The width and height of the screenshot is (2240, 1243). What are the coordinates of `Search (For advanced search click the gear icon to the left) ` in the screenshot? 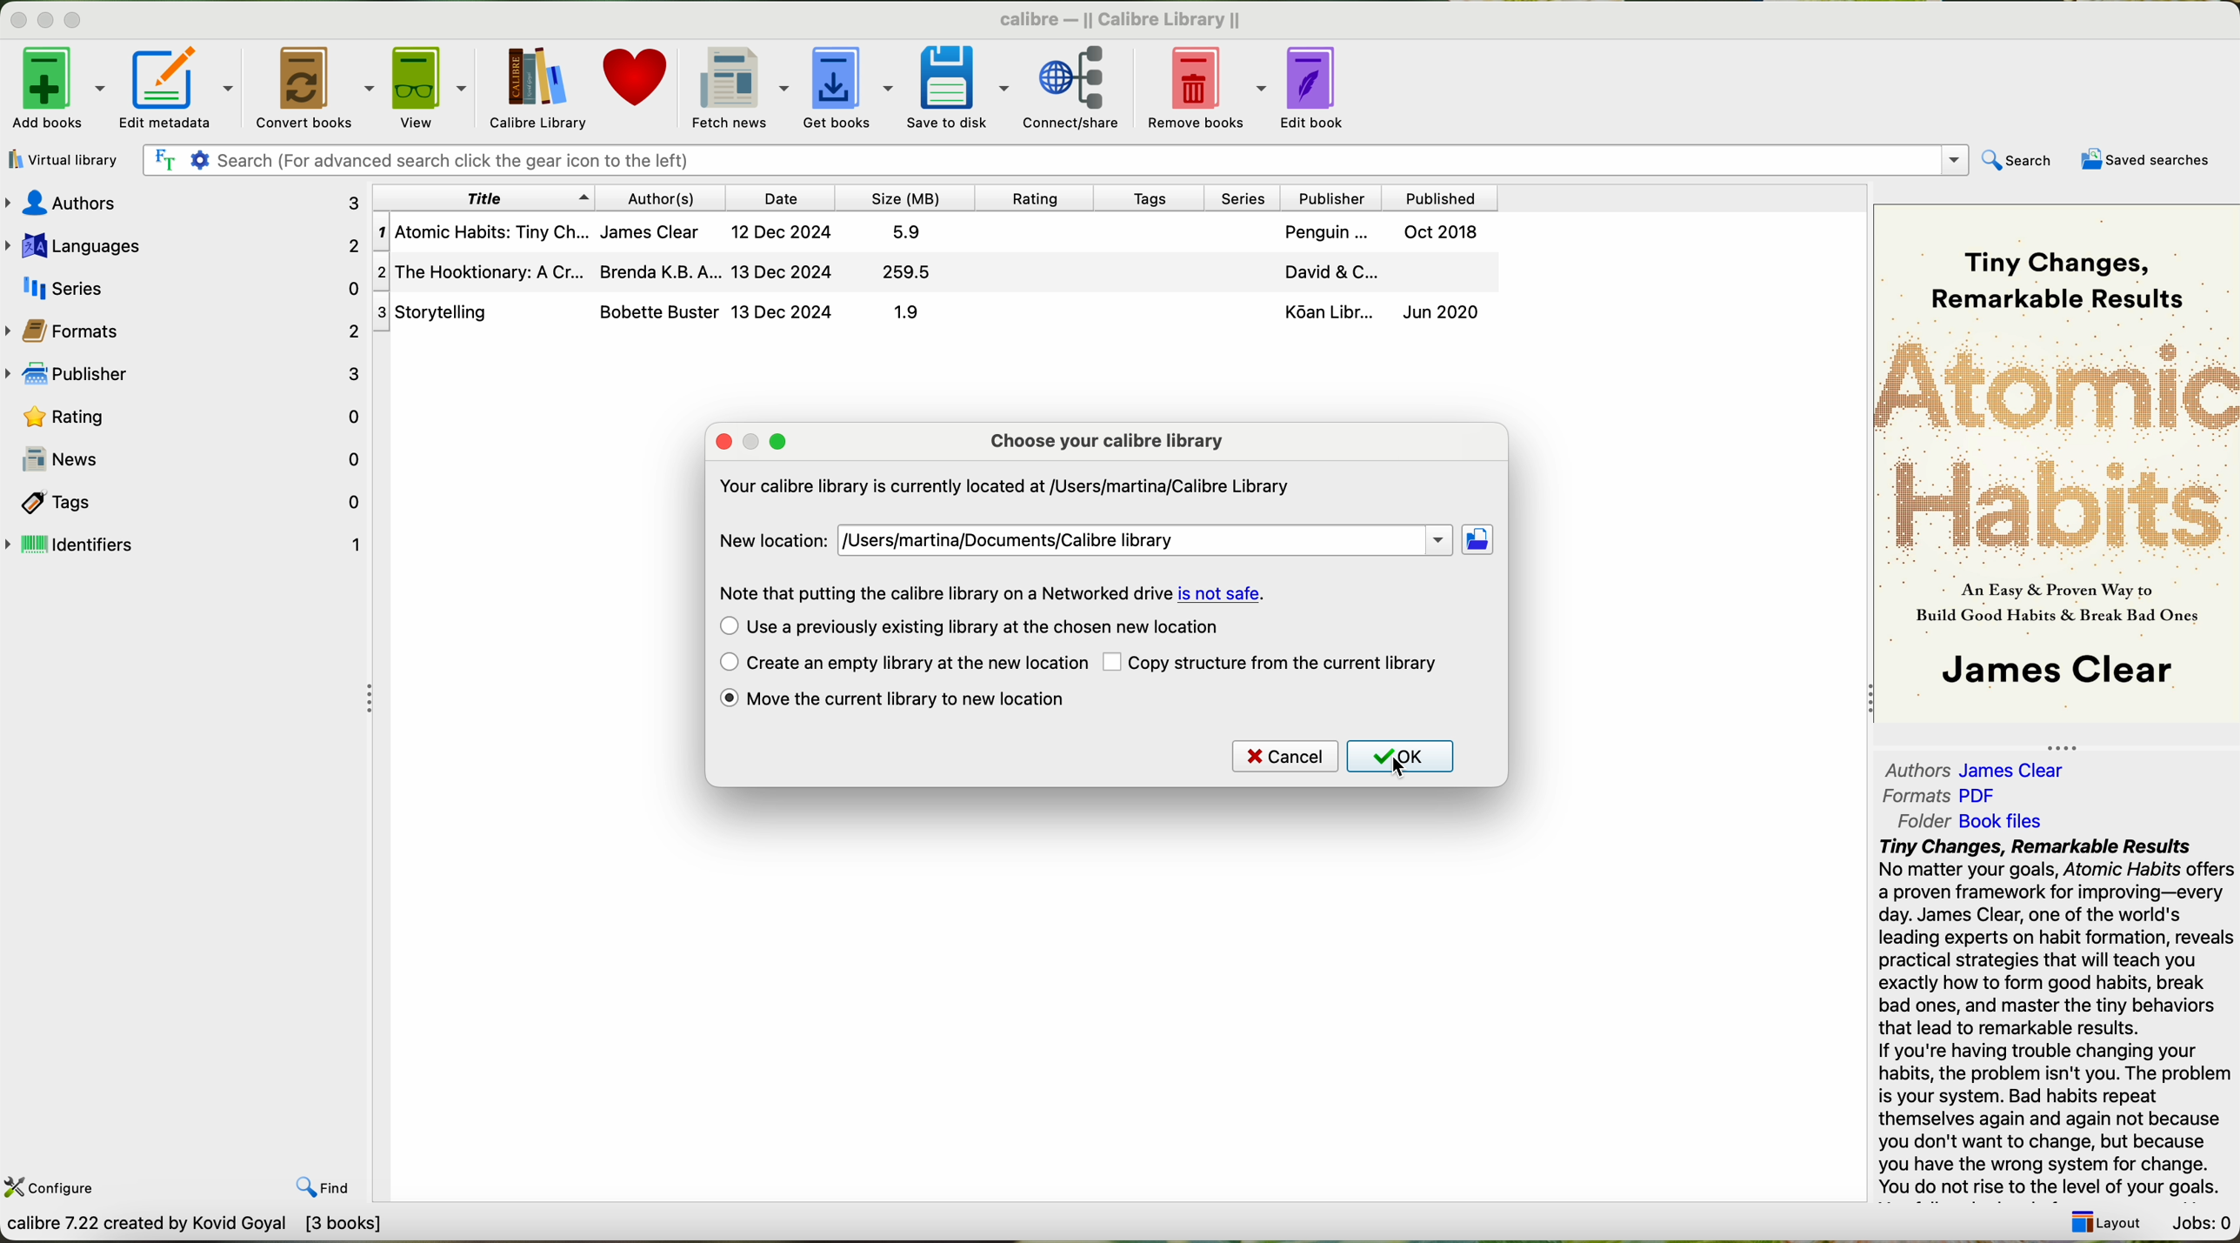 It's located at (1053, 159).